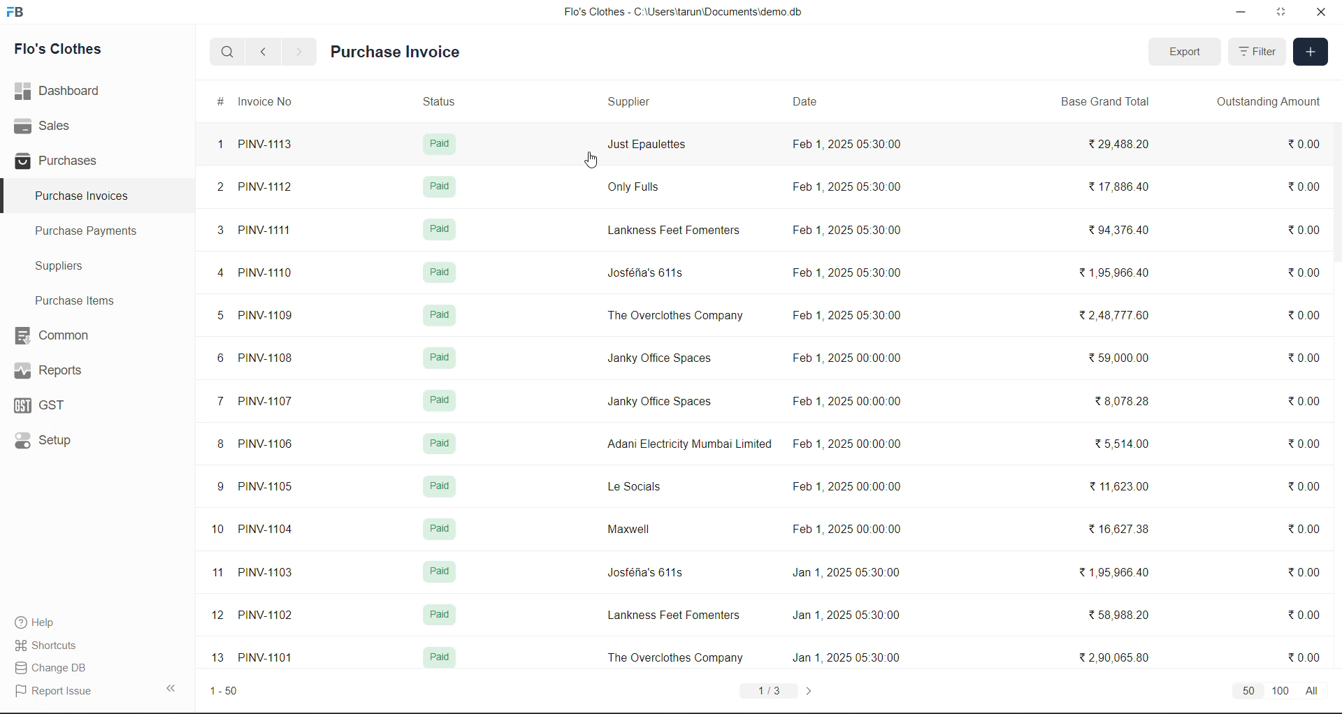 The width and height of the screenshot is (1342, 714). What do you see at coordinates (853, 400) in the screenshot?
I see `Feb 1, 2025 00:00:00` at bounding box center [853, 400].